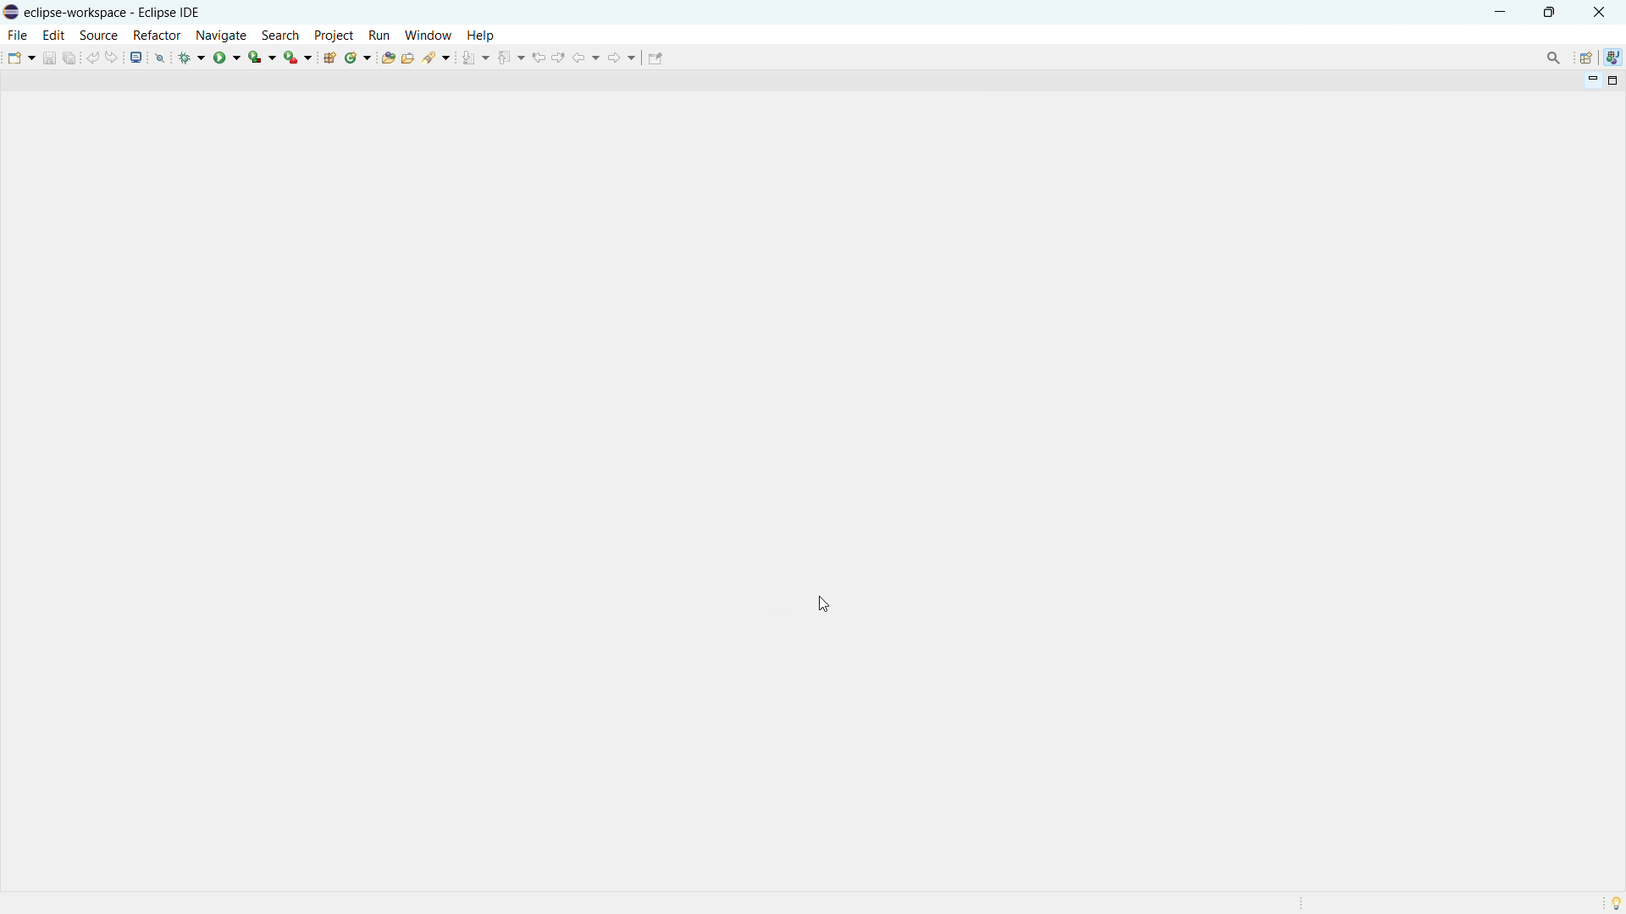 The height and width of the screenshot is (914, 1626). I want to click on file, so click(19, 36).